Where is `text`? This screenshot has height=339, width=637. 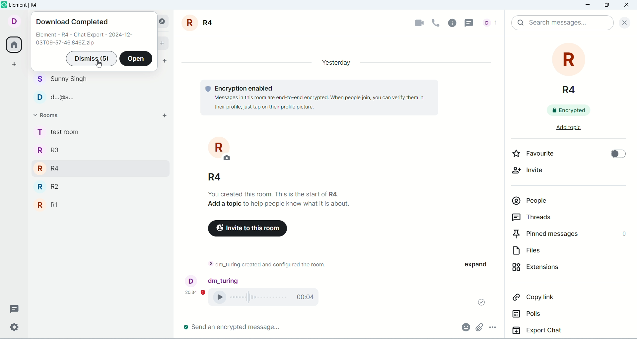 text is located at coordinates (85, 39).